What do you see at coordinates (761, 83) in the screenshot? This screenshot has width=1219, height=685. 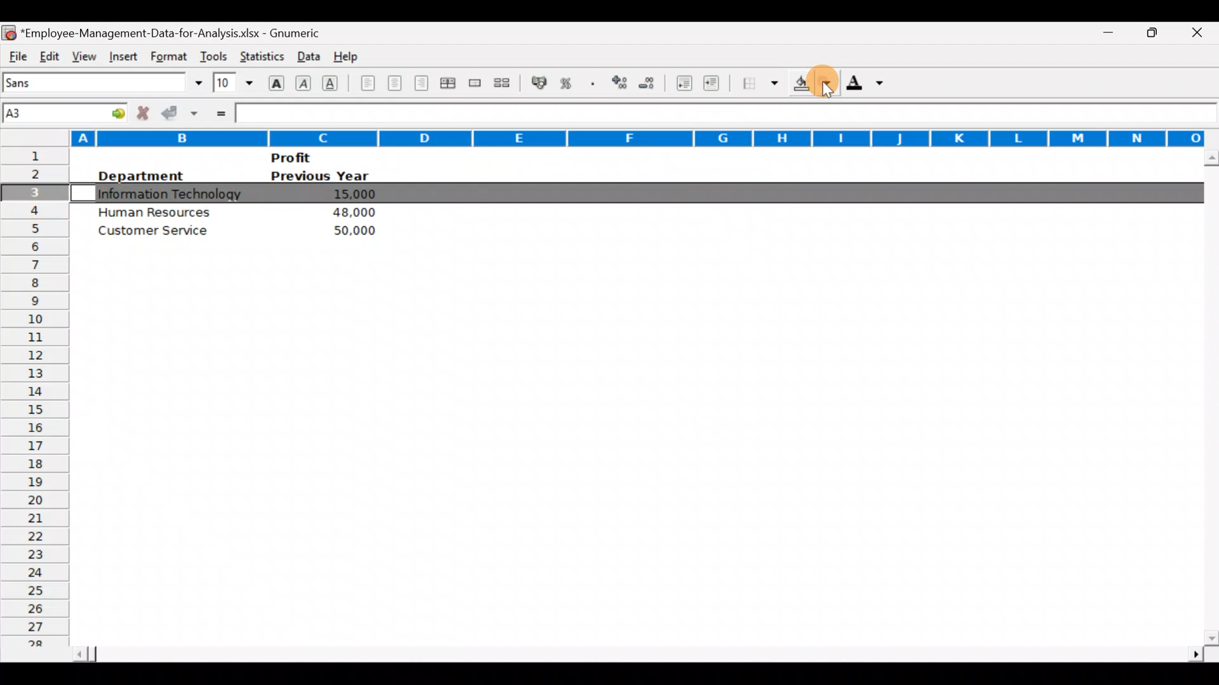 I see `Borders` at bounding box center [761, 83].